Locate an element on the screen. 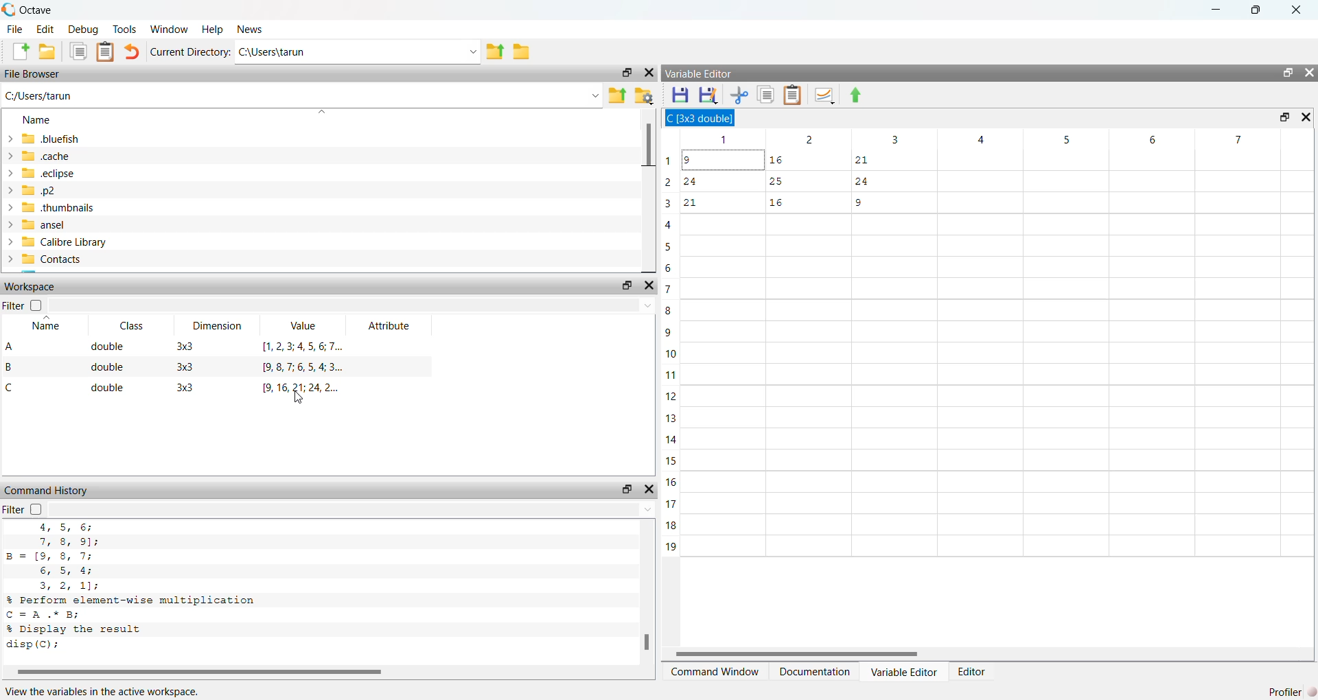  thumbnails is located at coordinates (58, 209).